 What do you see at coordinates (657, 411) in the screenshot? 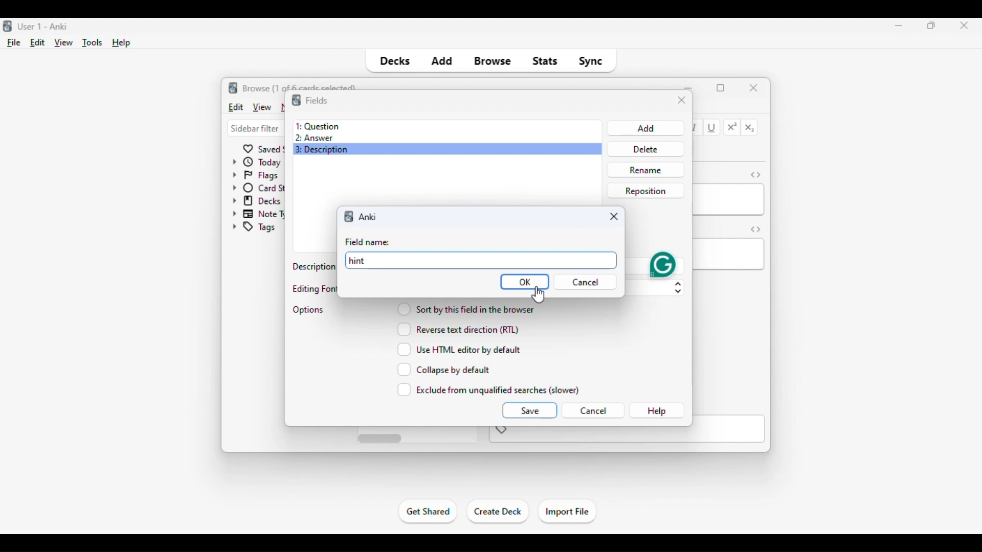
I see `help` at bounding box center [657, 411].